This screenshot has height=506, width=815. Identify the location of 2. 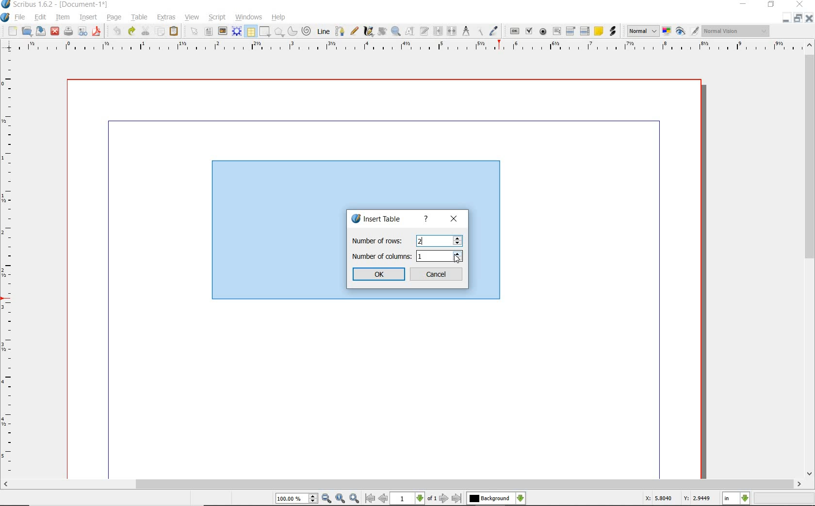
(422, 242).